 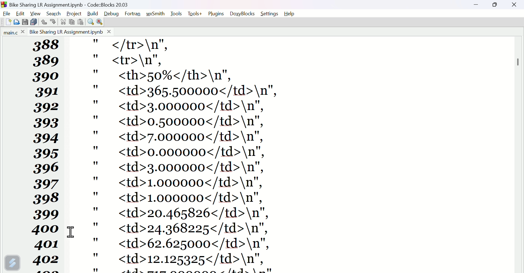 I want to click on Close, so click(x=514, y=7).